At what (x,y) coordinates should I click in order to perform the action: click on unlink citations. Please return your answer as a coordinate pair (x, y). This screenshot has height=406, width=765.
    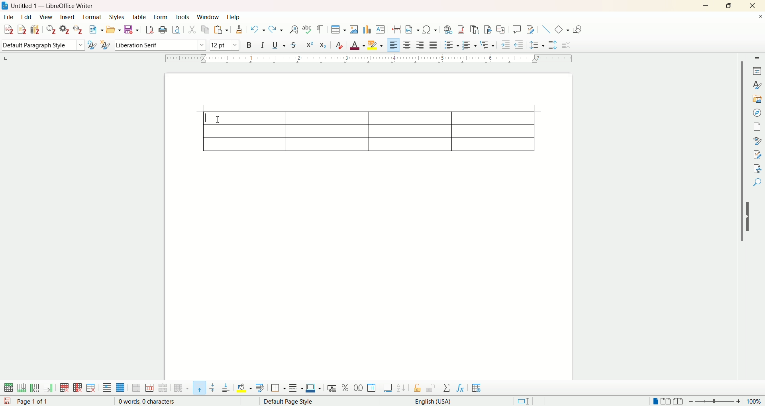
    Looking at the image, I should click on (78, 29).